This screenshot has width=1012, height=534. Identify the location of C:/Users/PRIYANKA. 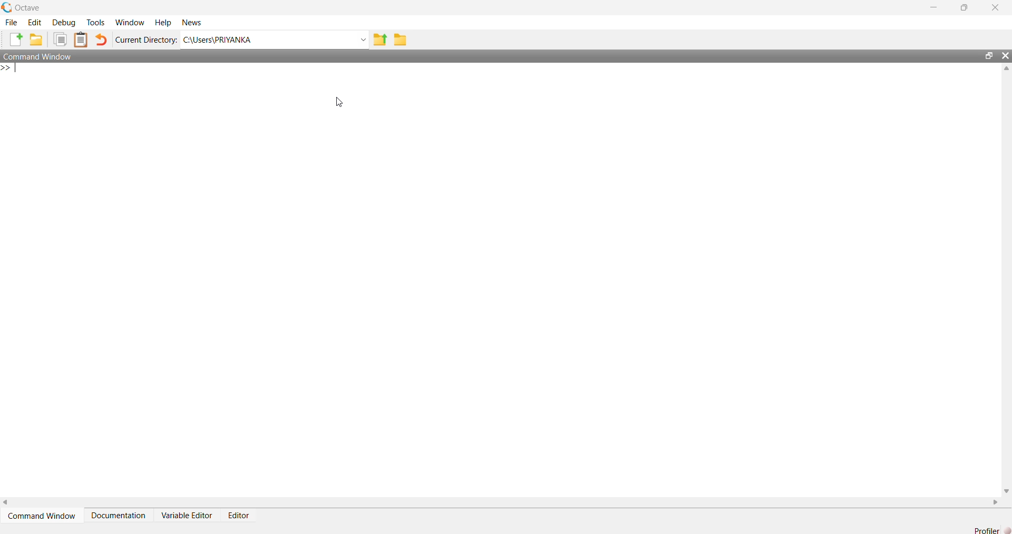
(265, 39).